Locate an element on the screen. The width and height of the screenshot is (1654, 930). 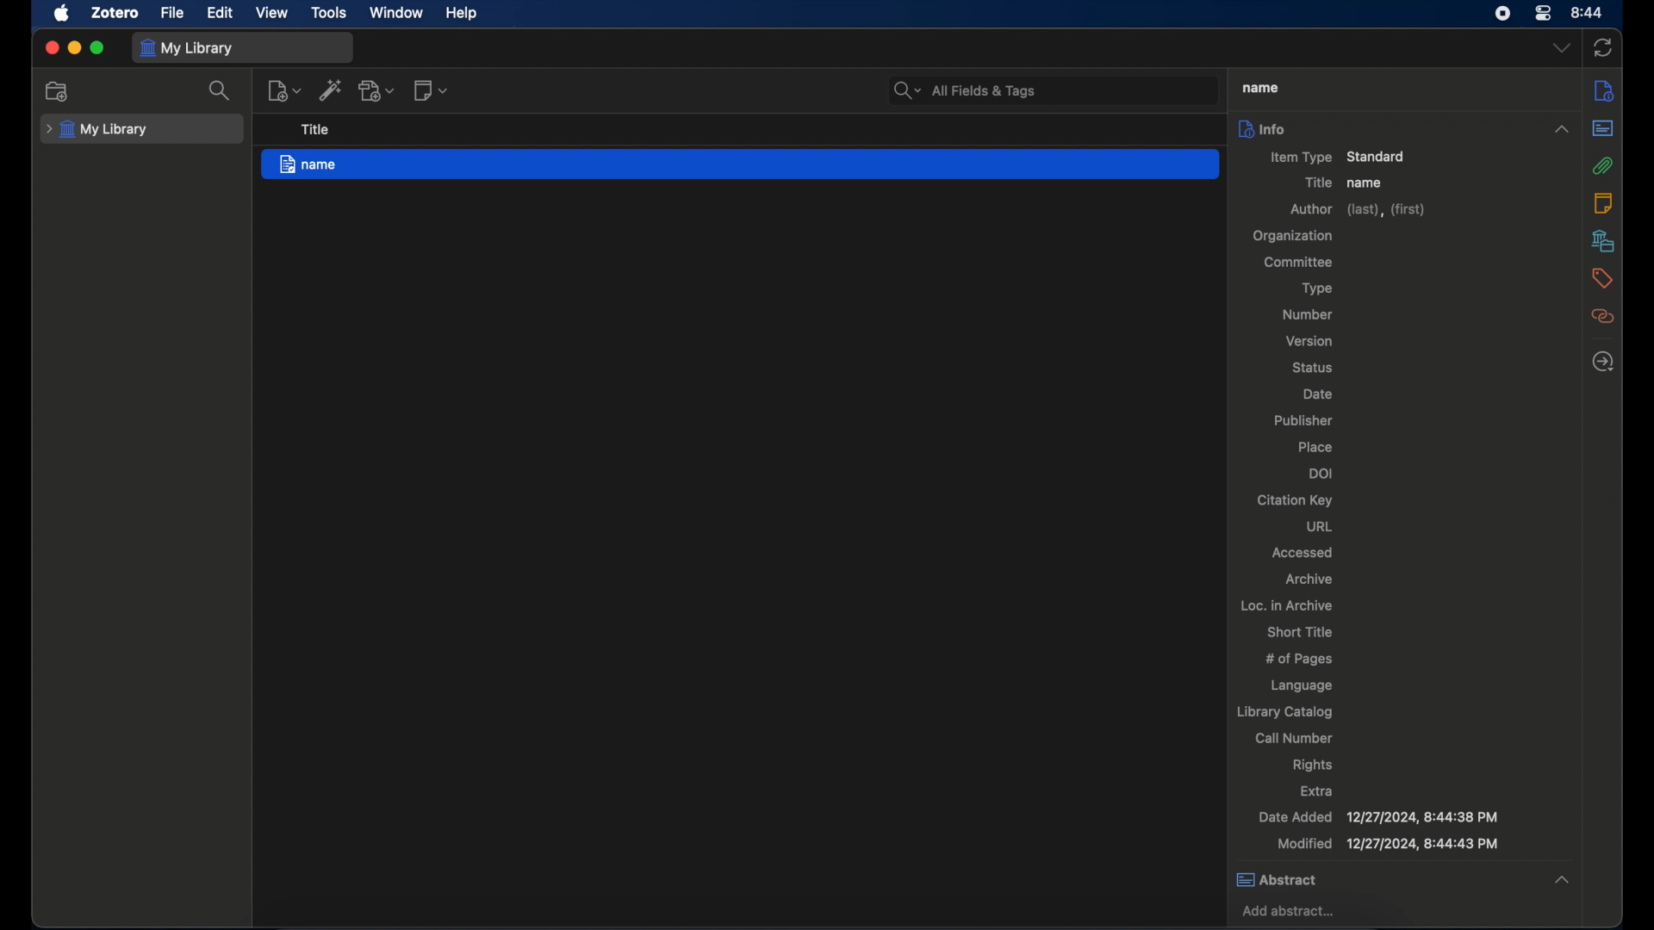
edit is located at coordinates (218, 13).